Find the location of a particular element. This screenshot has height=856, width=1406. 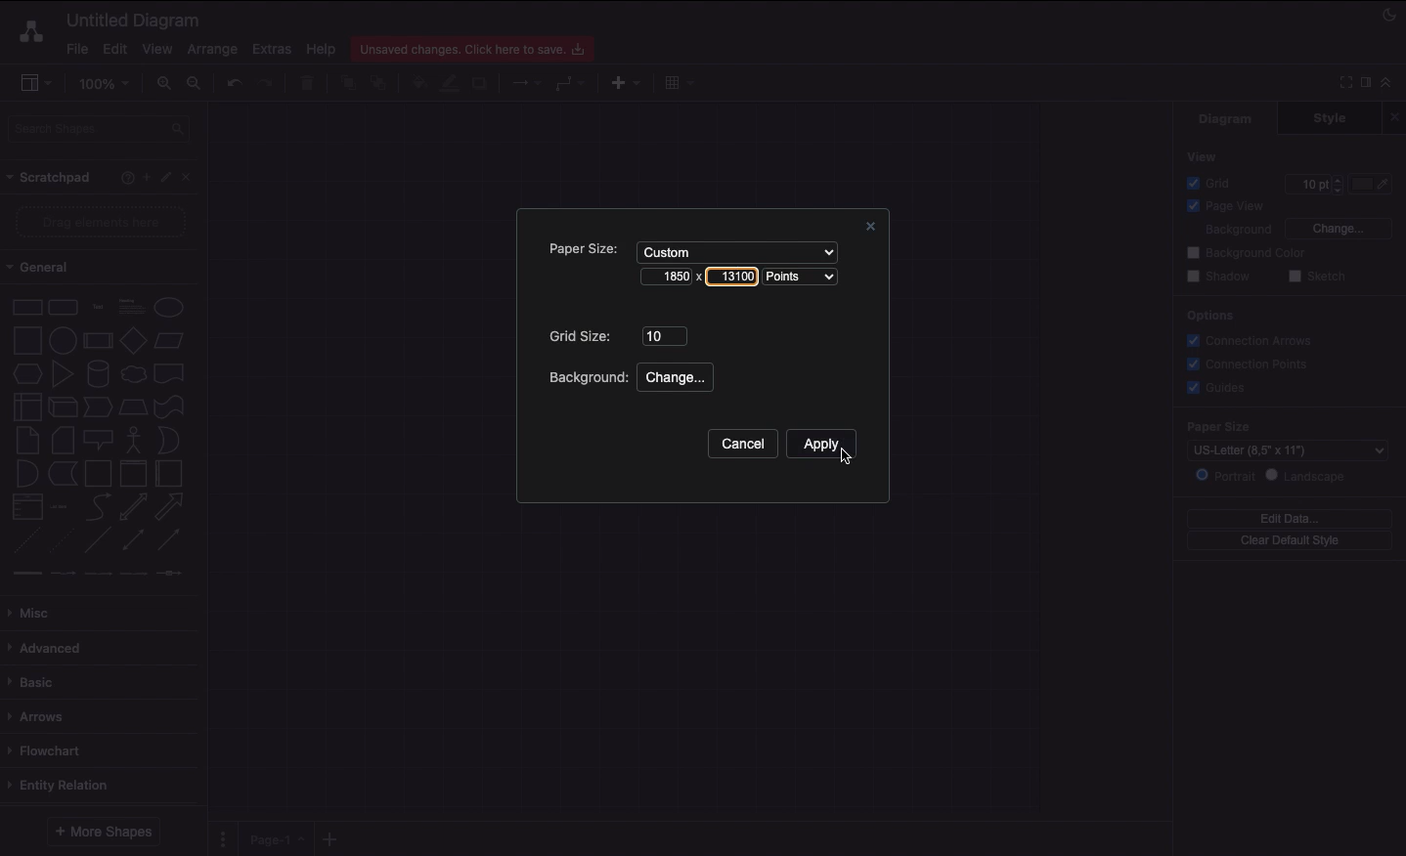

Unsaved changes is located at coordinates (475, 46).